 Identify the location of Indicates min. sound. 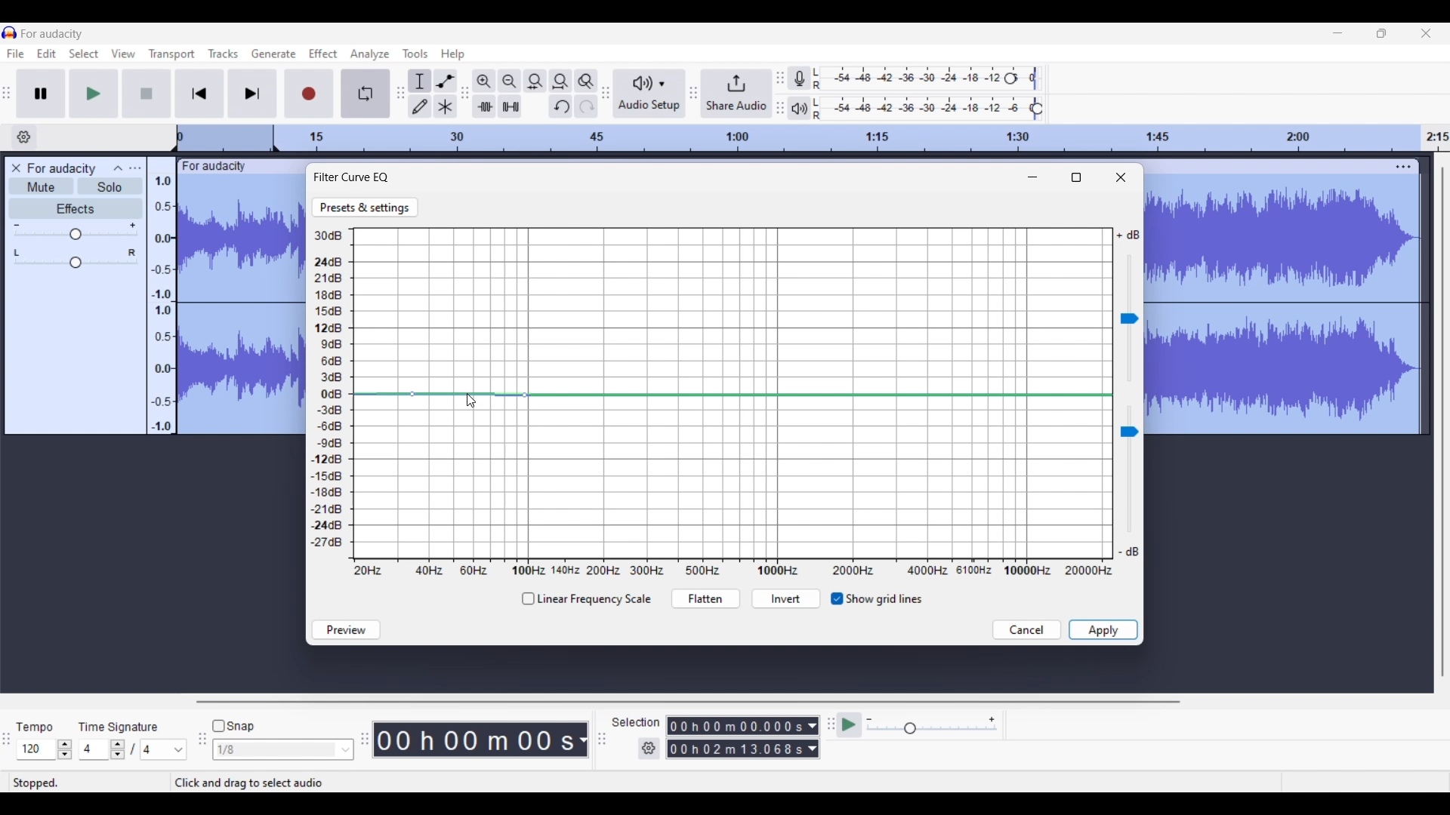
(1128, 552).